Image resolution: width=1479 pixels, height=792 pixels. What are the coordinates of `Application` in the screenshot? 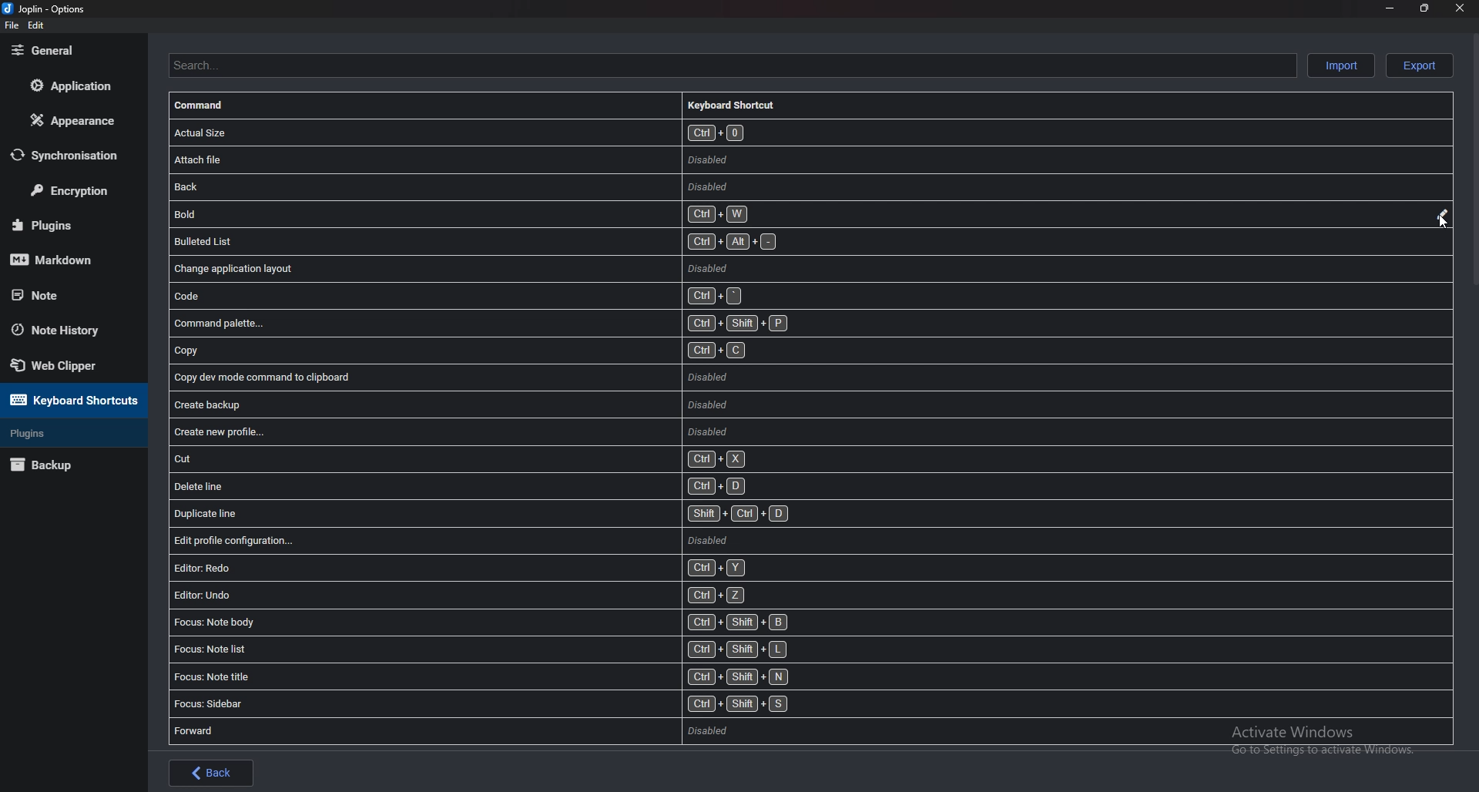 It's located at (70, 86).